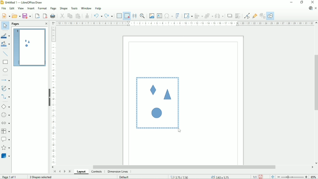  I want to click on Close, so click(313, 2).